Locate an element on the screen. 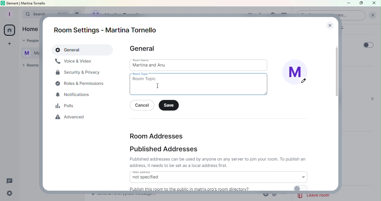  Polls is located at coordinates (67, 106).